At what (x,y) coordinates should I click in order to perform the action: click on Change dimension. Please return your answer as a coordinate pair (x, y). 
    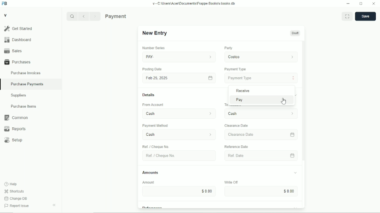
    Looking at the image, I should click on (361, 3).